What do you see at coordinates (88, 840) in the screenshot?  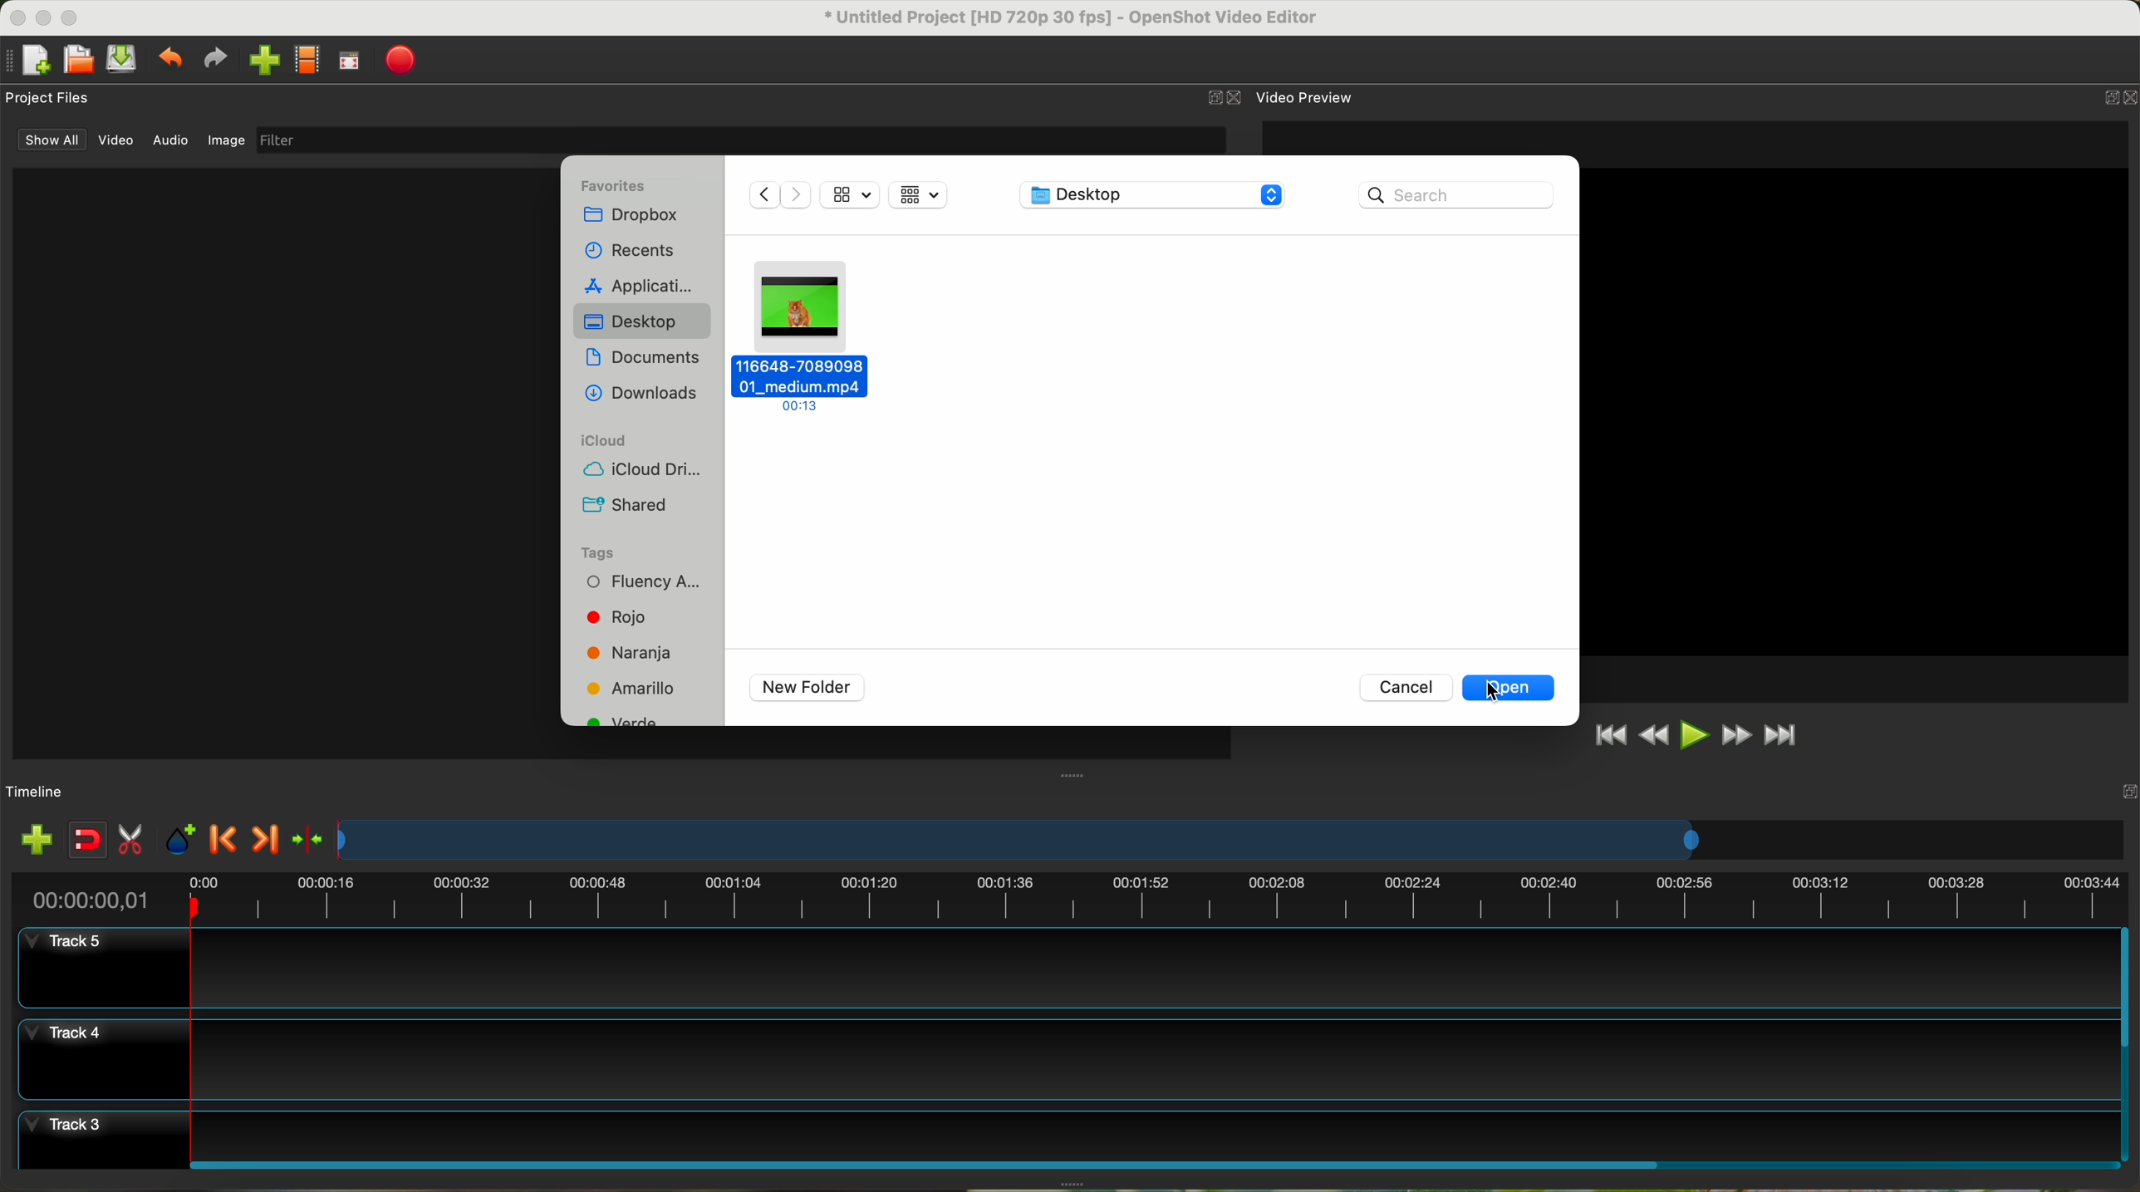 I see `disable snapping` at bounding box center [88, 840].